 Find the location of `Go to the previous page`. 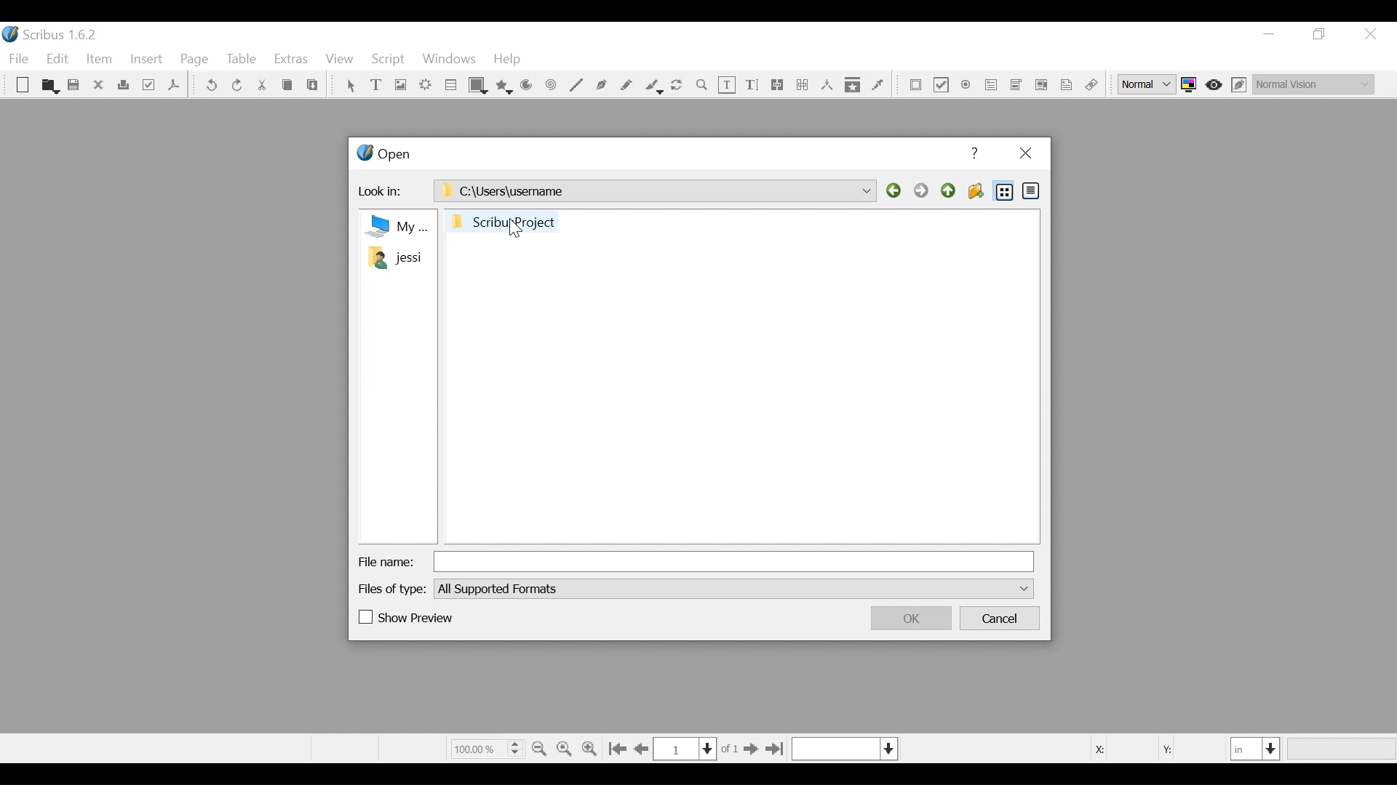

Go to the previous page is located at coordinates (644, 749).